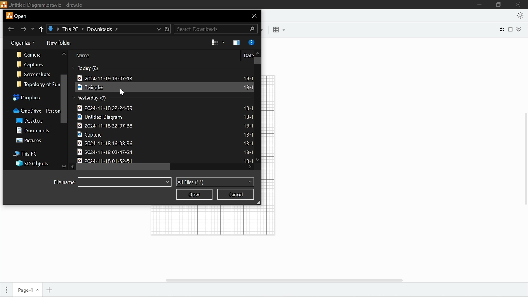 This screenshot has height=297, width=528. I want to click on 2024-11-18 02-47-24 18-, so click(165, 151).